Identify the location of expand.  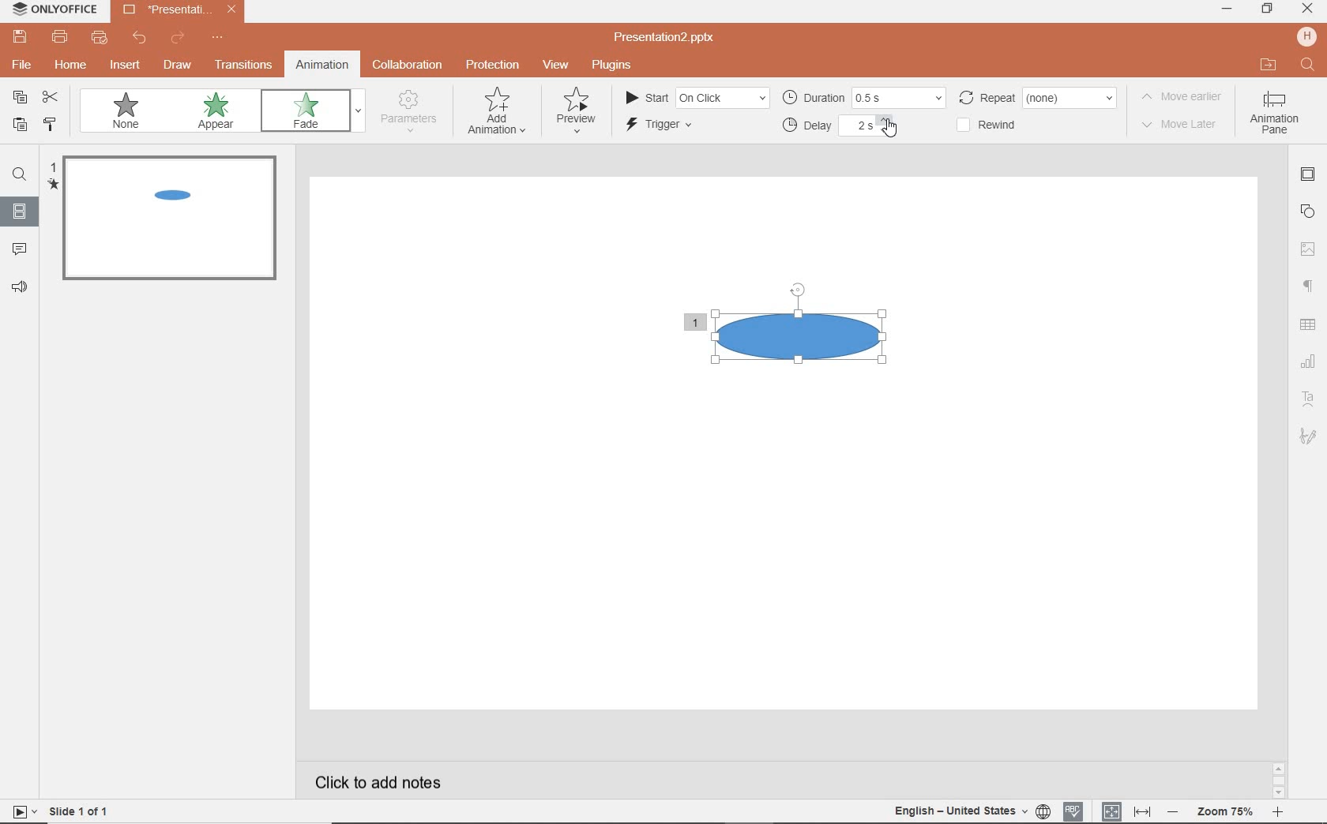
(360, 111).